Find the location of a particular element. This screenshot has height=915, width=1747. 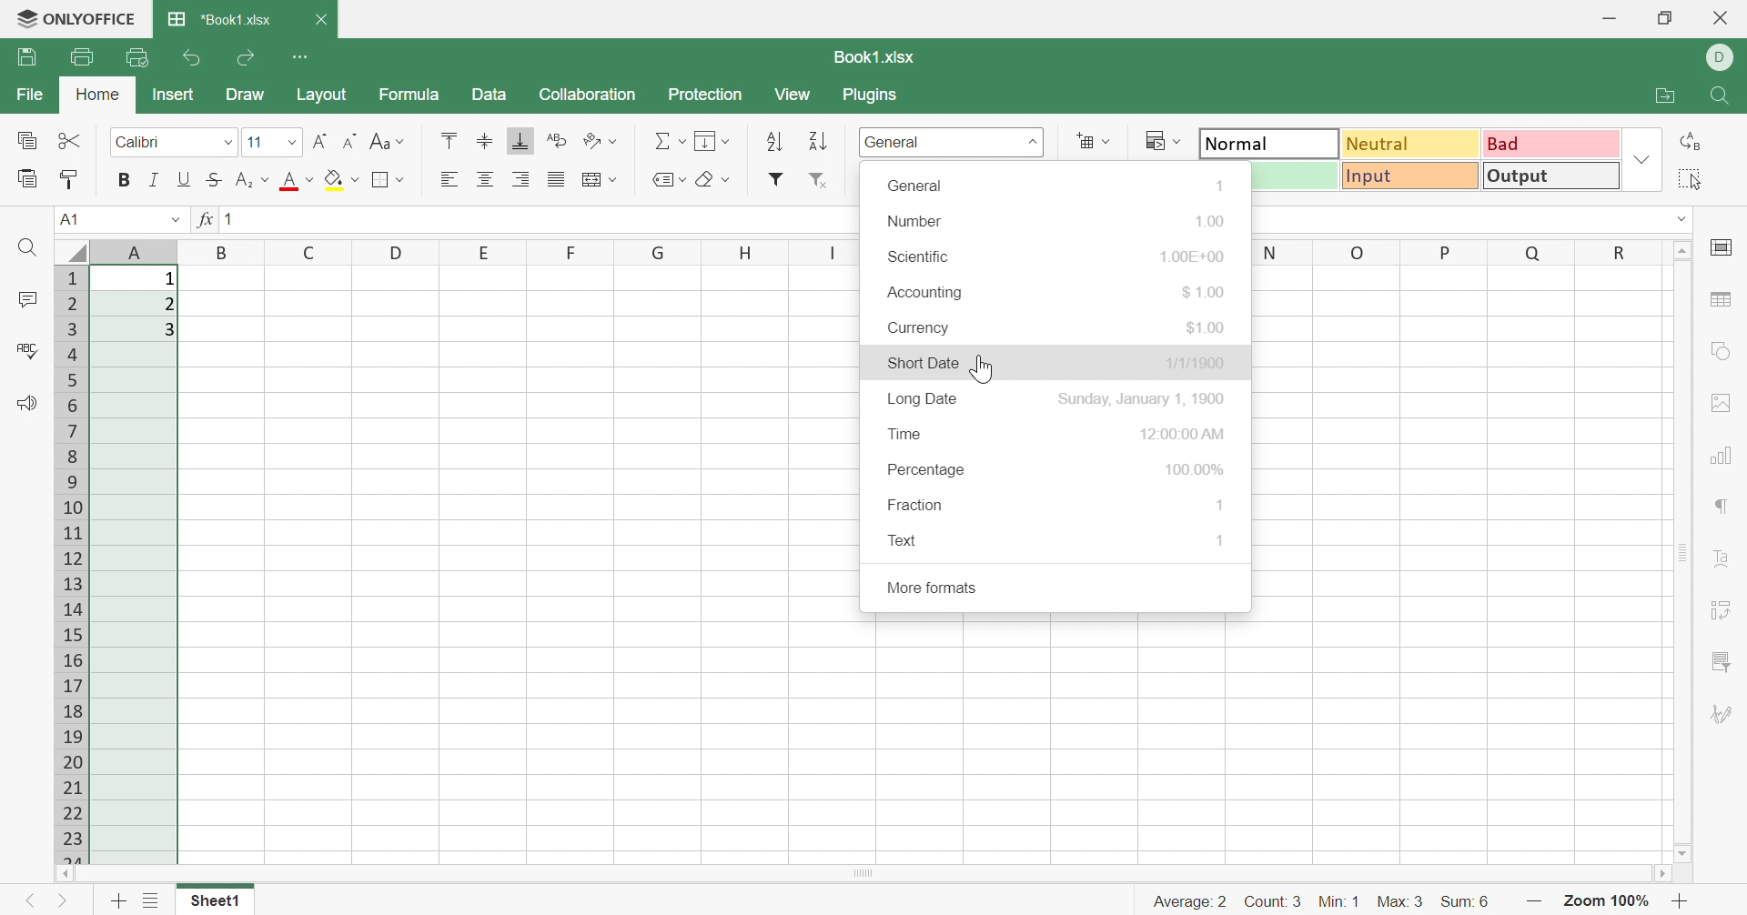

Scroll right is located at coordinates (1657, 874).